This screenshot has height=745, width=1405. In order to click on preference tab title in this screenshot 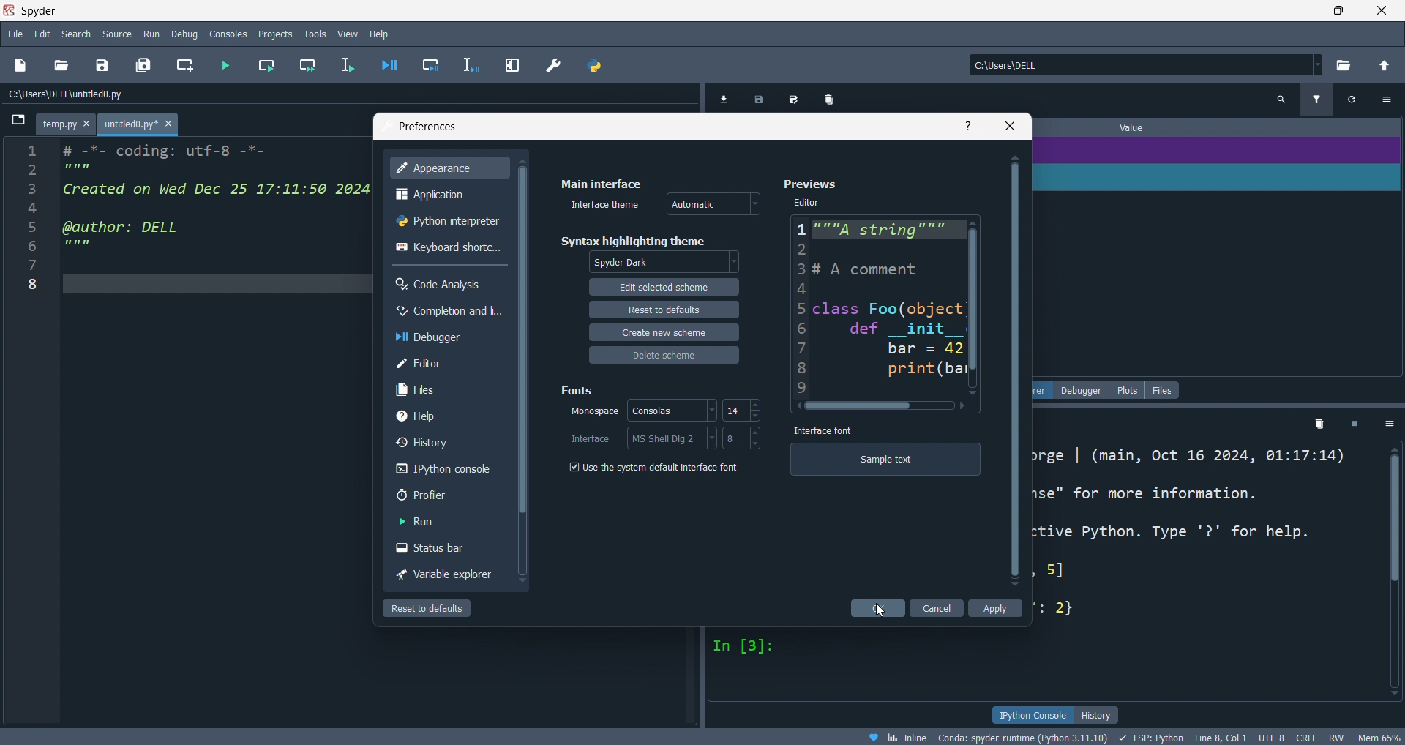, I will do `click(656, 126)`.